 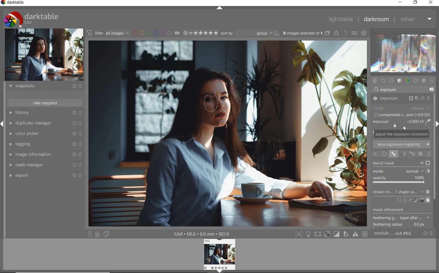 What do you see at coordinates (401, 217) in the screenshot?
I see `feathering g...input after` at bounding box center [401, 217].